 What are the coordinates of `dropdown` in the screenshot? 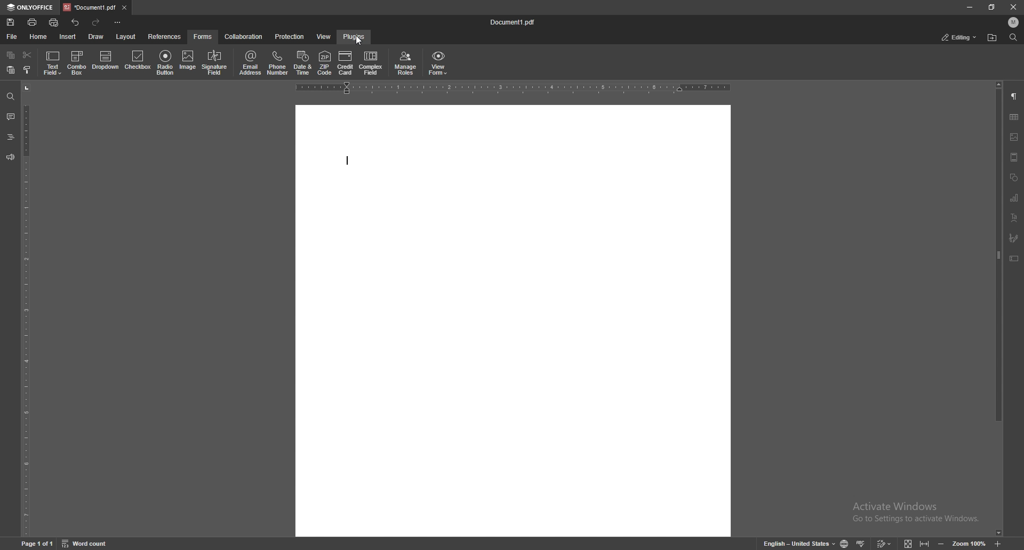 It's located at (106, 62).